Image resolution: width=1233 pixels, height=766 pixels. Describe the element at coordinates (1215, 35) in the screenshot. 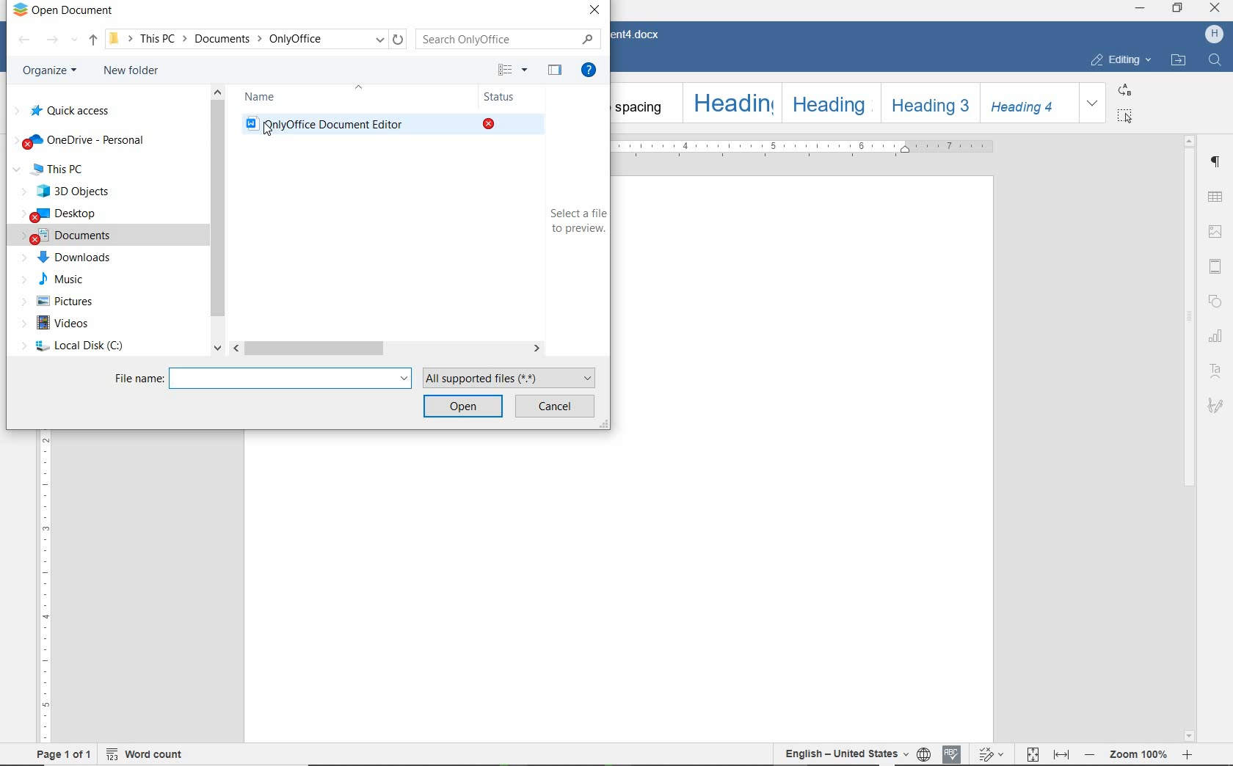

I see `H (User account)` at that location.